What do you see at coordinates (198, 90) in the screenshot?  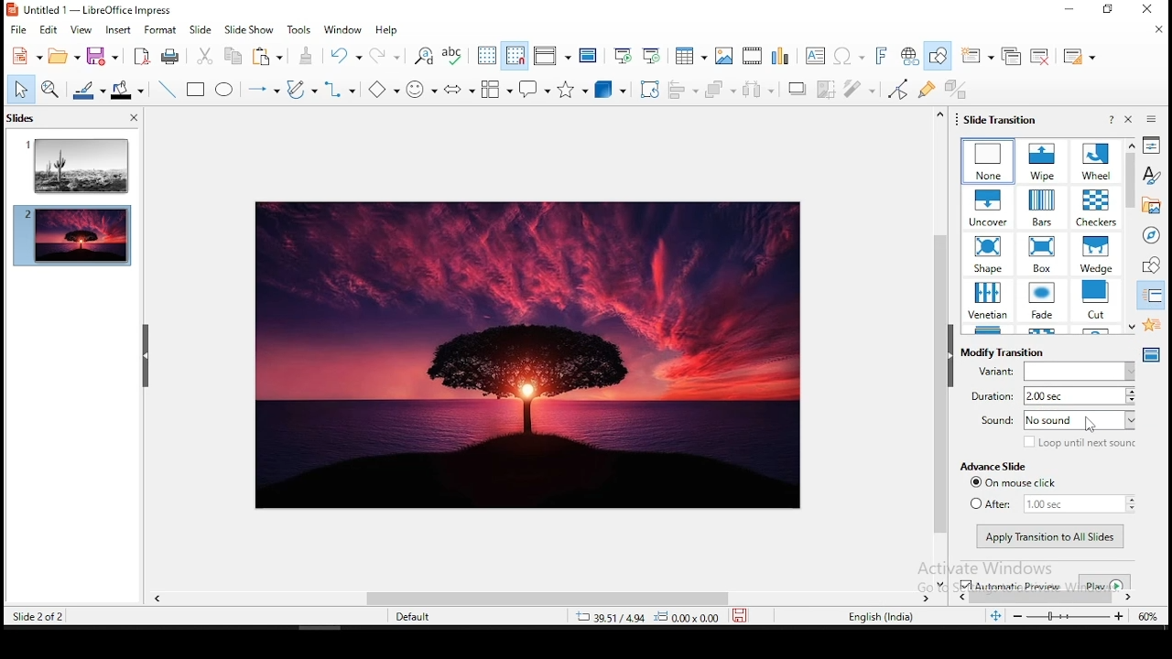 I see `rectangle` at bounding box center [198, 90].